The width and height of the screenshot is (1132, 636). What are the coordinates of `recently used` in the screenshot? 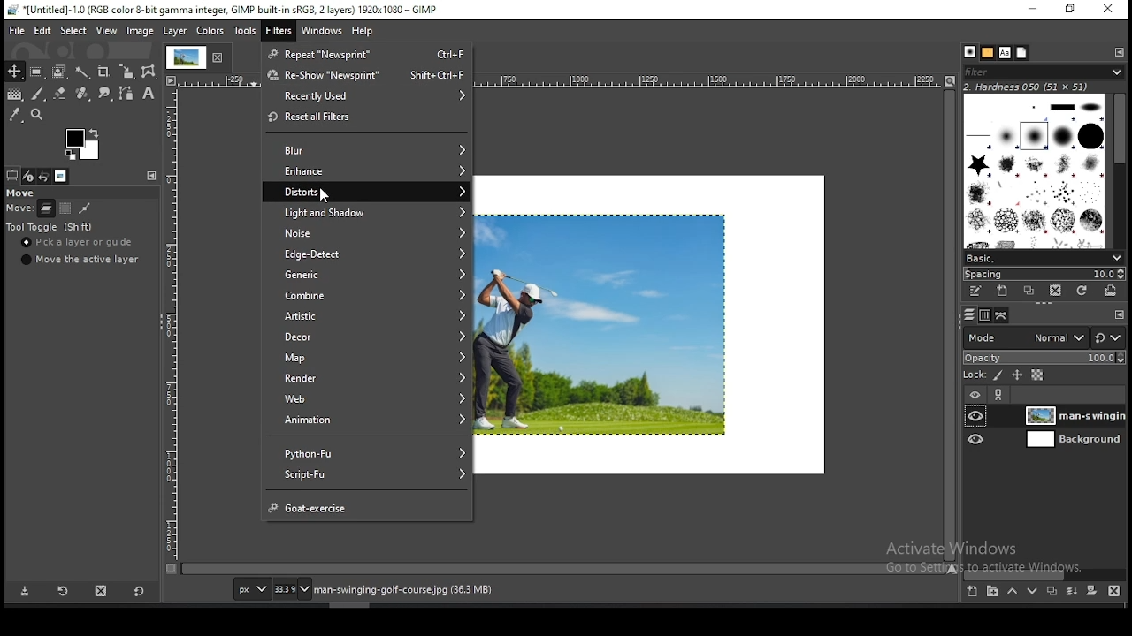 It's located at (366, 96).